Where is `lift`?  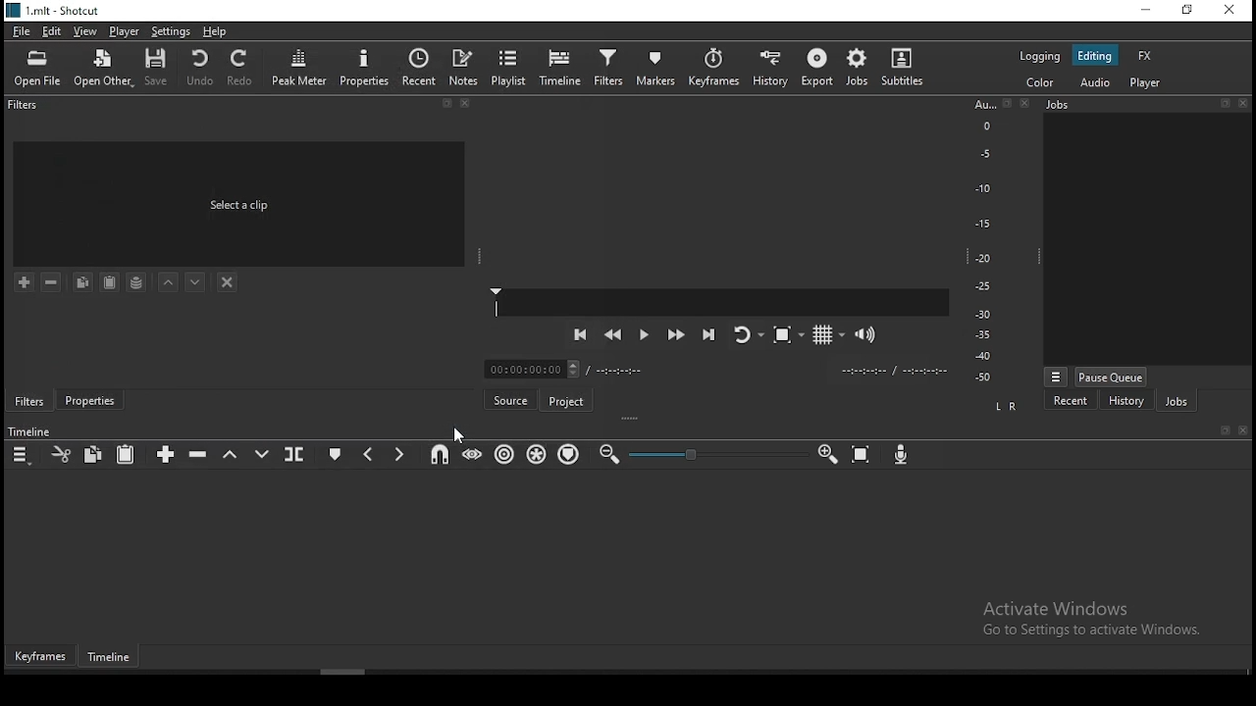
lift is located at coordinates (231, 454).